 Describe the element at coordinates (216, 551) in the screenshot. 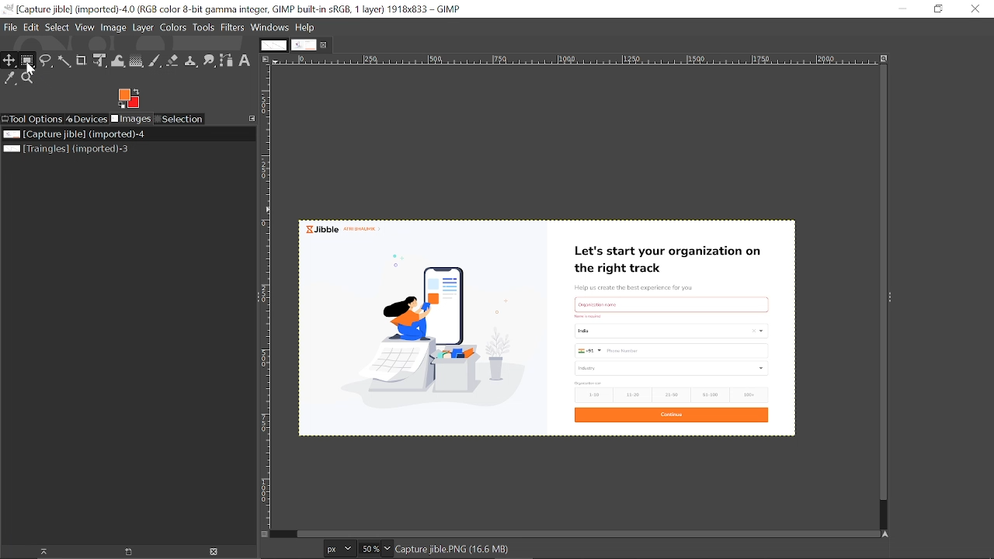

I see `Close image` at that location.